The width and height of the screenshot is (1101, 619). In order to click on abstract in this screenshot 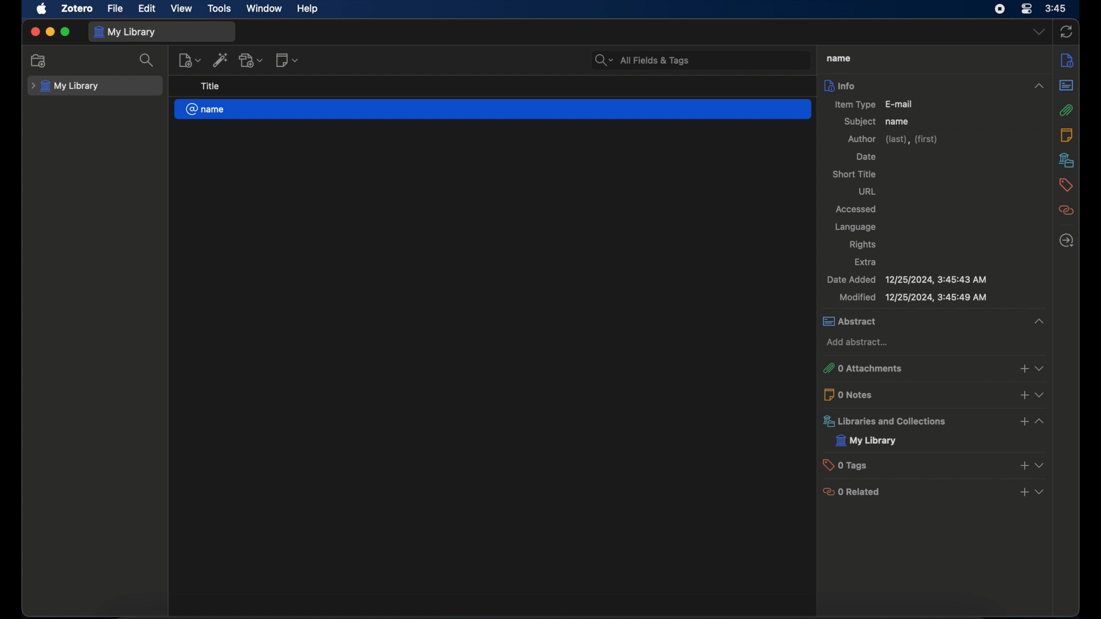, I will do `click(1067, 84)`.